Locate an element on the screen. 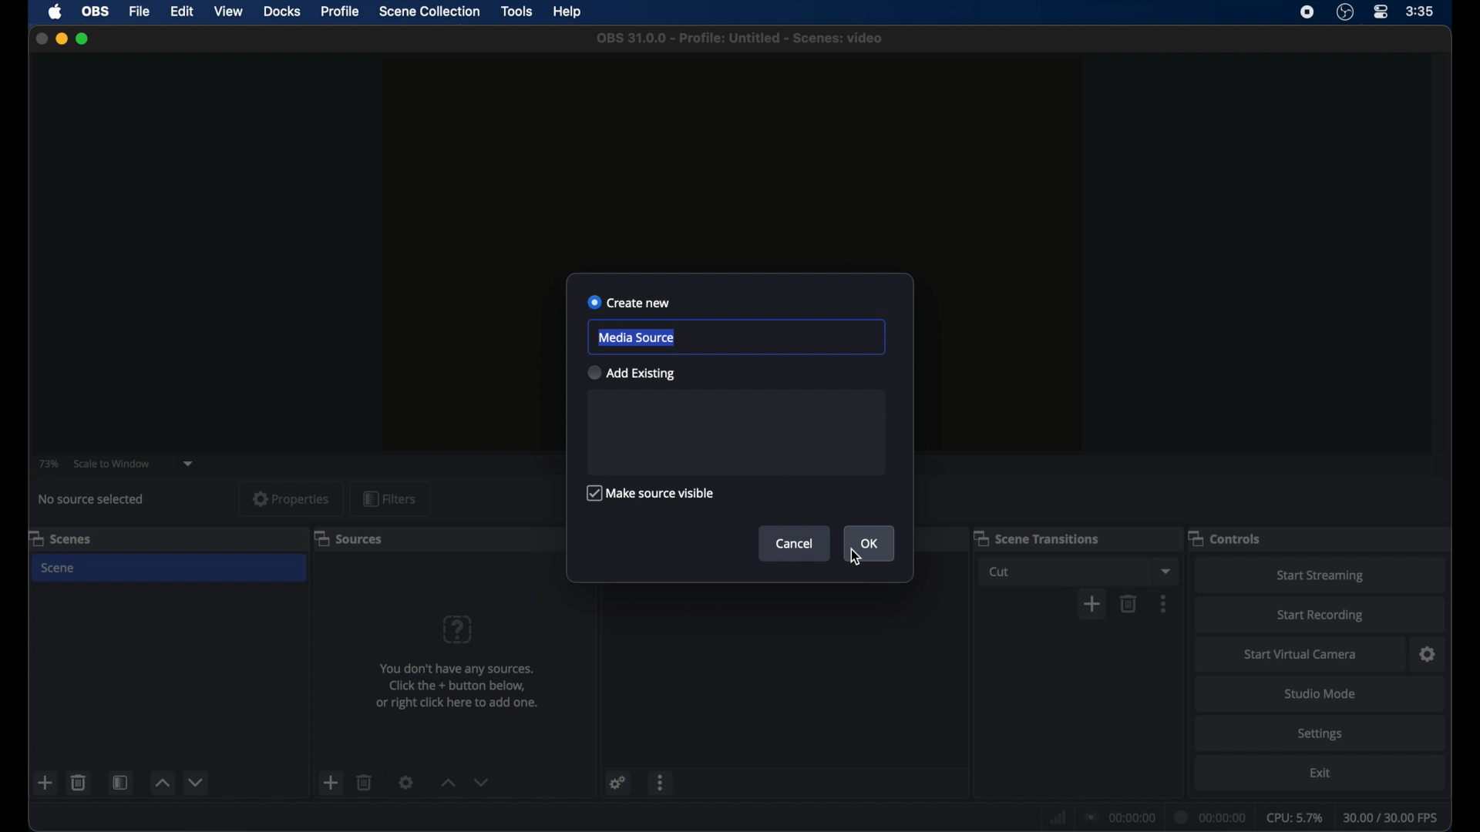  create new is located at coordinates (630, 303).